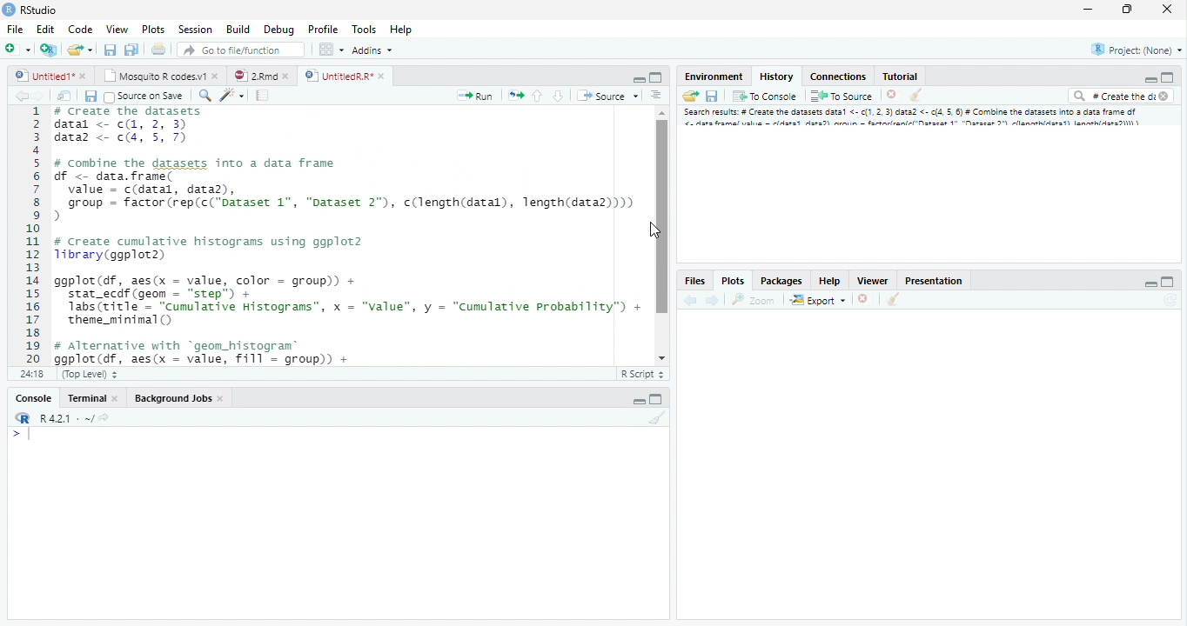  Describe the element at coordinates (37, 397) in the screenshot. I see `Console` at that location.